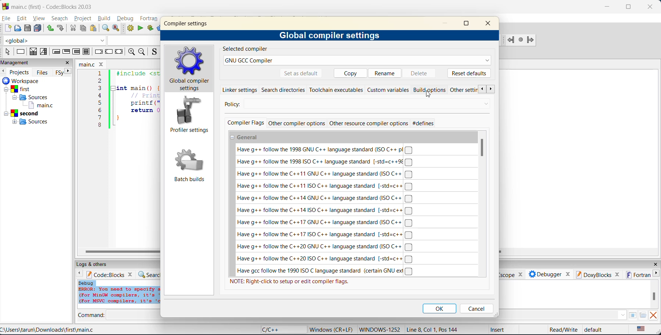 This screenshot has height=335, width=661. What do you see at coordinates (55, 40) in the screenshot?
I see `global` at bounding box center [55, 40].